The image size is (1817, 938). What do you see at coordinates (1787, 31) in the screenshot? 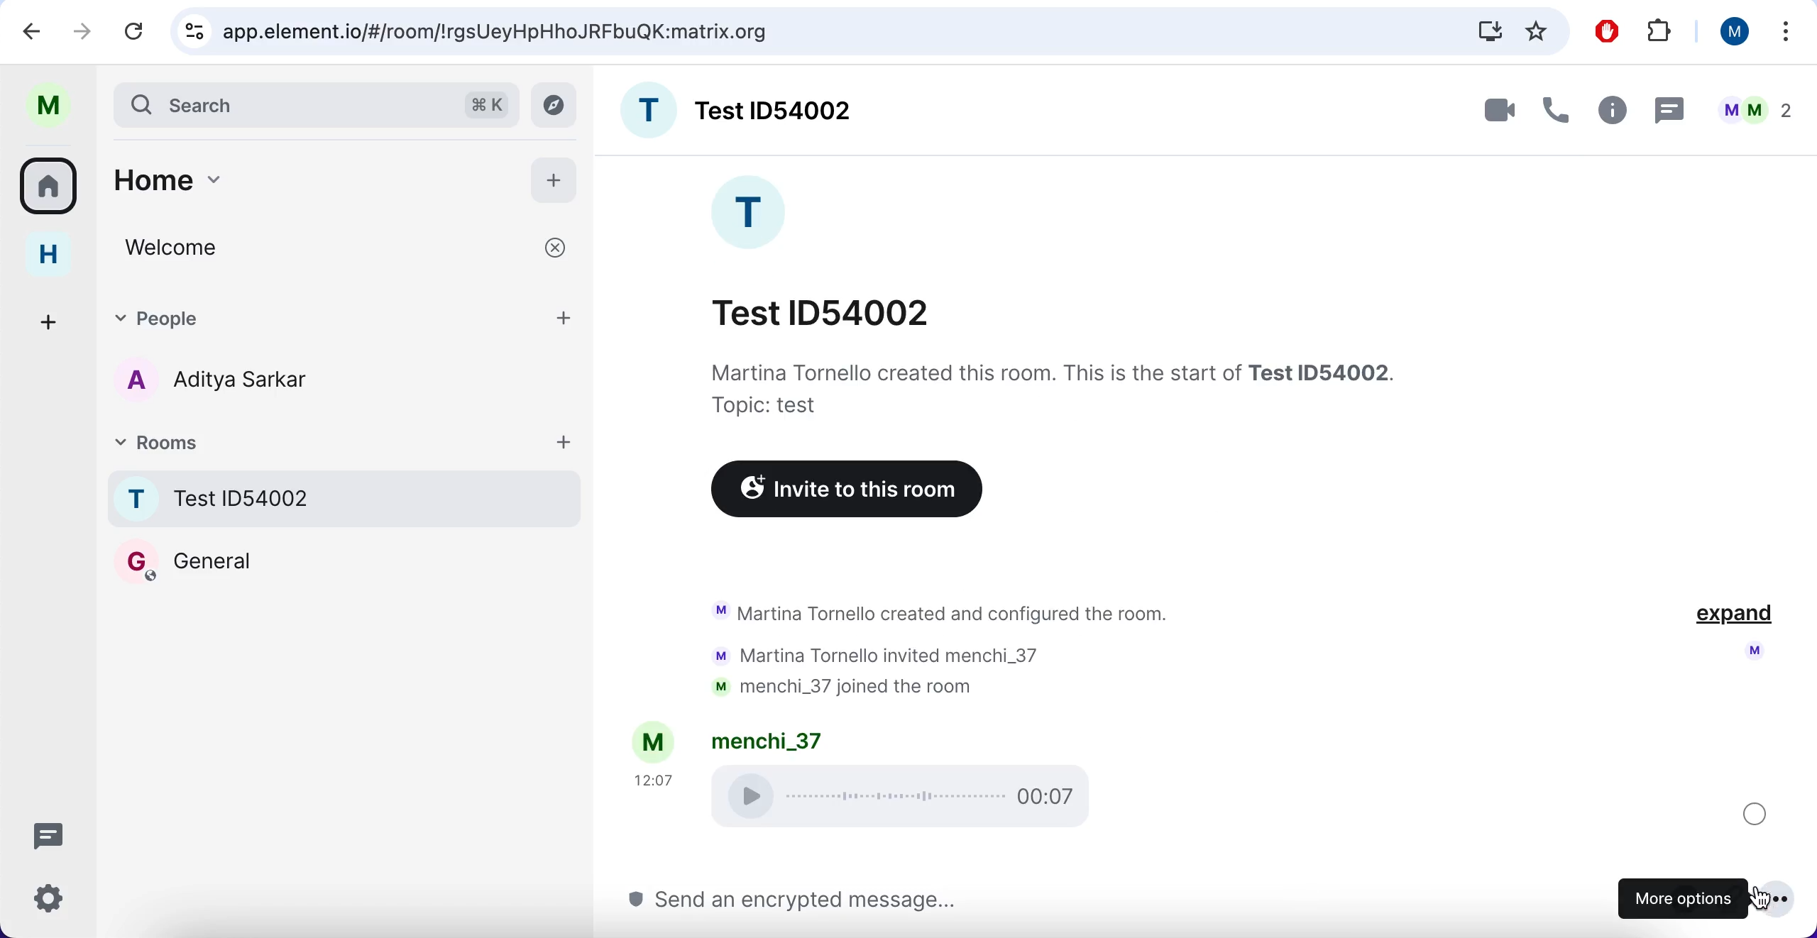
I see `list all tabs` at bounding box center [1787, 31].